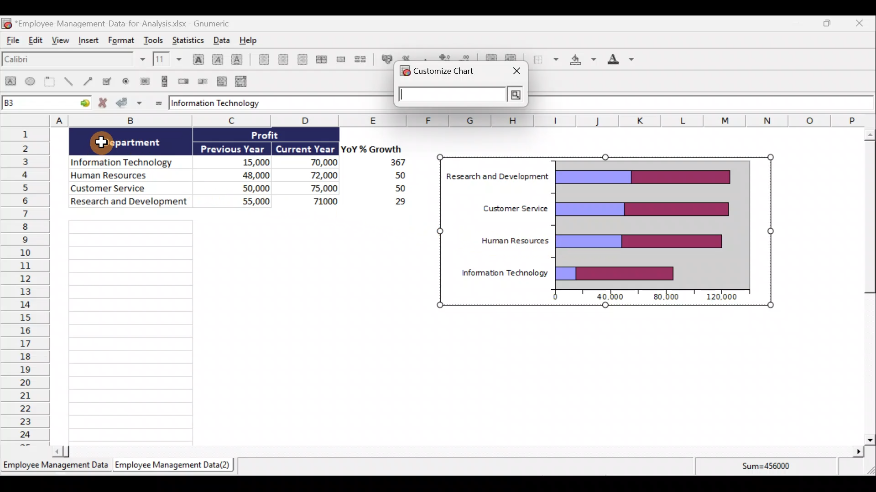 This screenshot has height=492, width=876. Describe the element at coordinates (129, 204) in the screenshot. I see `Research and Development` at that location.